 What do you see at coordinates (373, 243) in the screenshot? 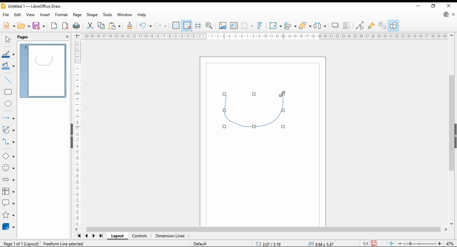
I see `save` at bounding box center [373, 243].